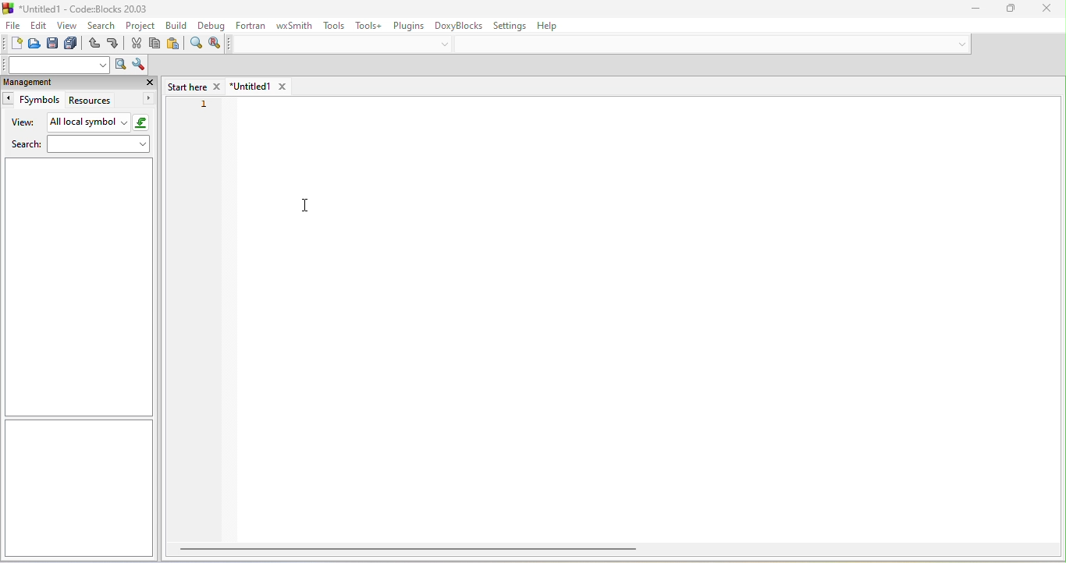 Image resolution: width=1066 pixels, height=563 pixels. I want to click on tools++, so click(371, 24).